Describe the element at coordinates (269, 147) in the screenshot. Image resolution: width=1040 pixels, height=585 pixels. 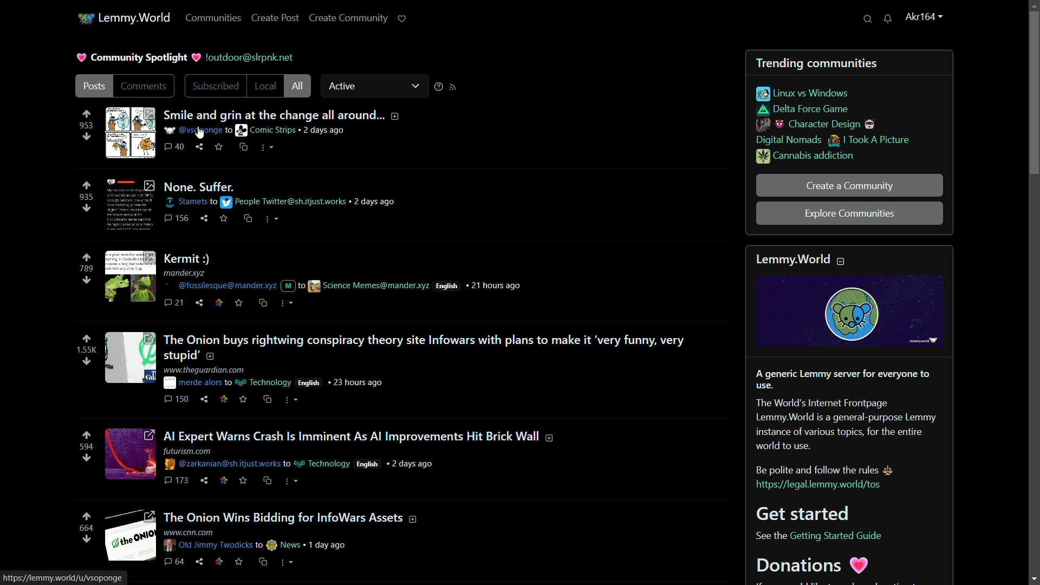
I see `more` at that location.